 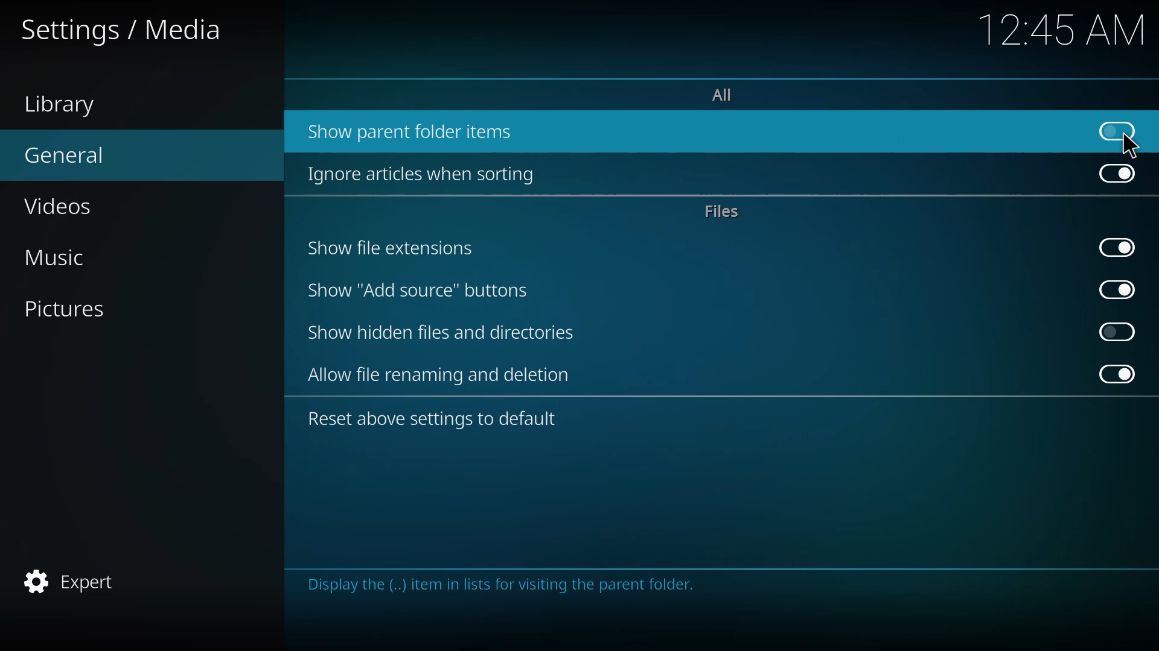 What do you see at coordinates (511, 585) in the screenshot?
I see `info` at bounding box center [511, 585].